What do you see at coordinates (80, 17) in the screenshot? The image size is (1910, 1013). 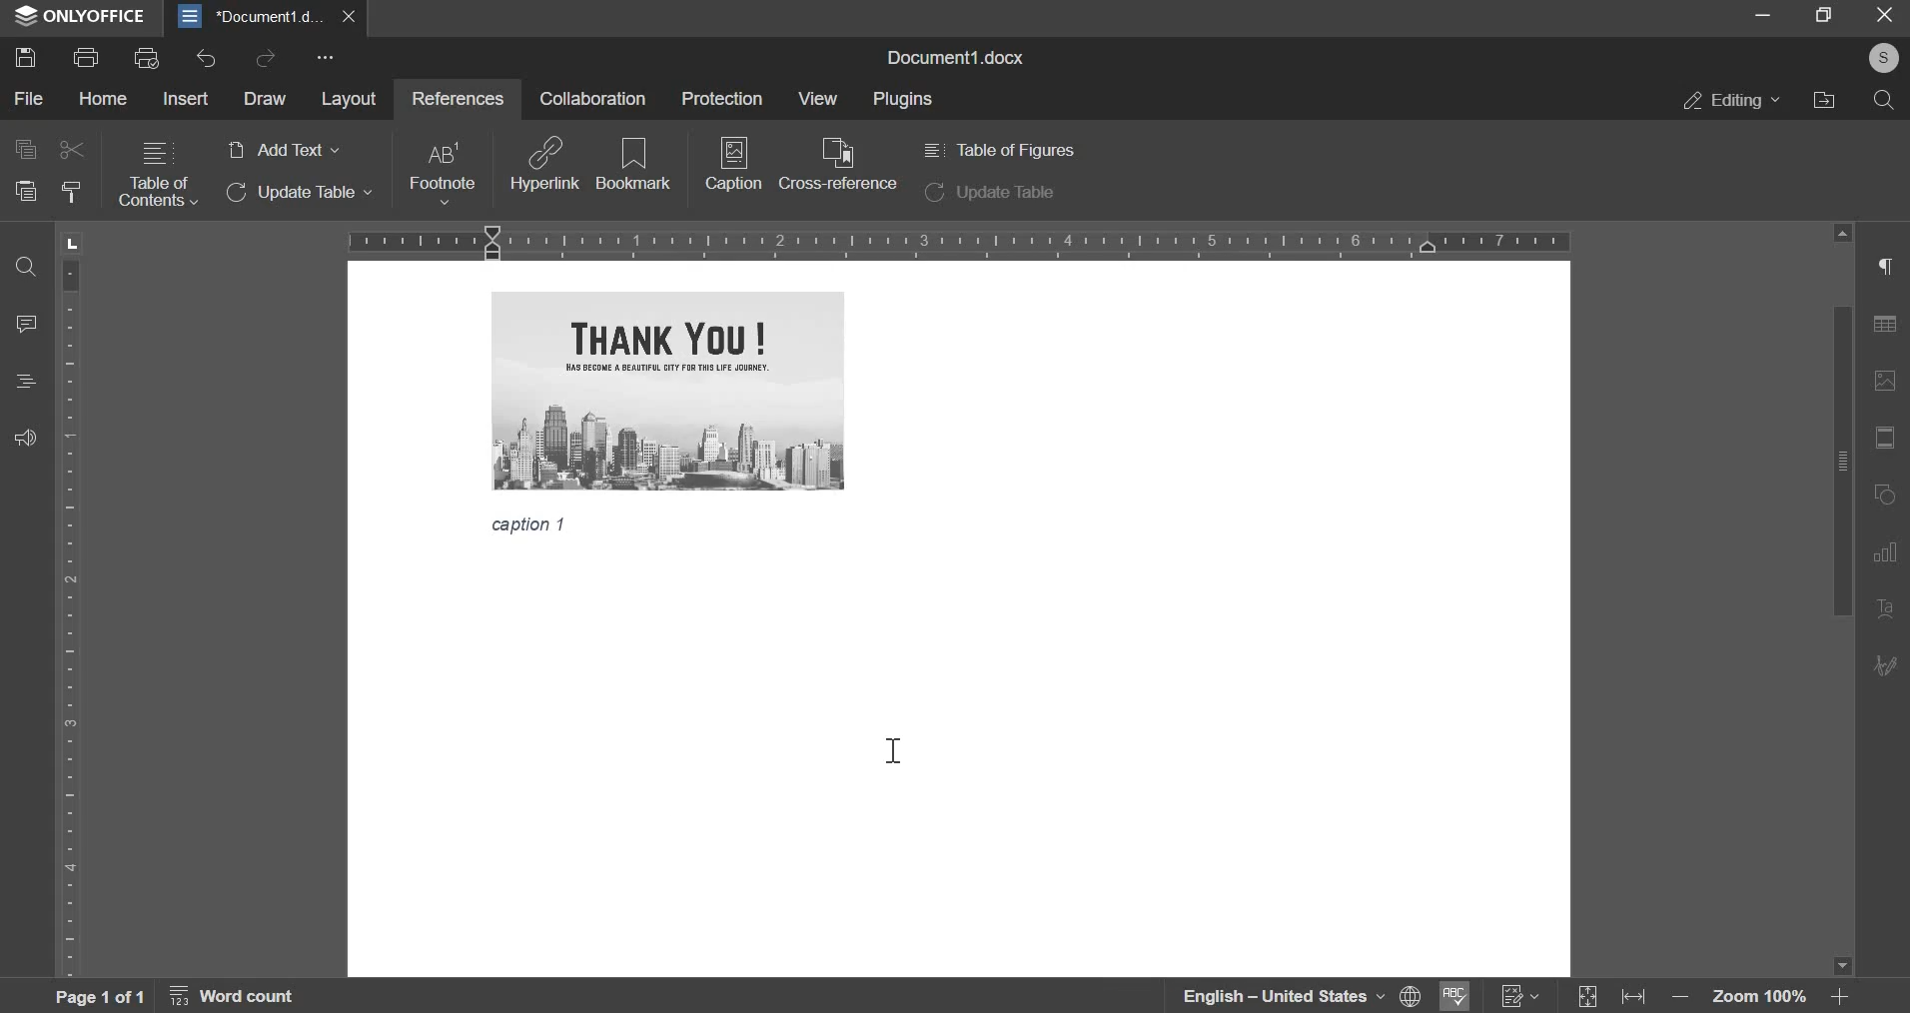 I see `ONLYOFFICE` at bounding box center [80, 17].